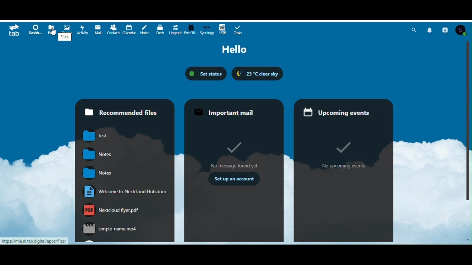 Image resolution: width=472 pixels, height=265 pixels. I want to click on files, so click(65, 37).